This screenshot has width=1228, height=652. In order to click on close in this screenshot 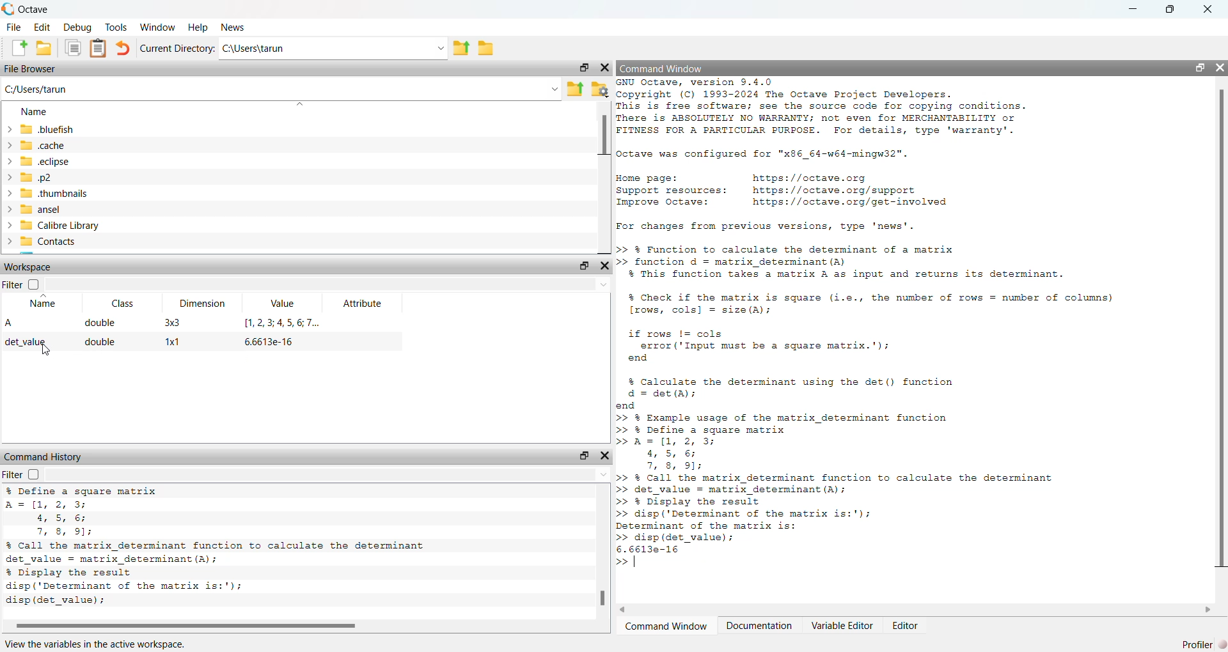, I will do `click(604, 68)`.